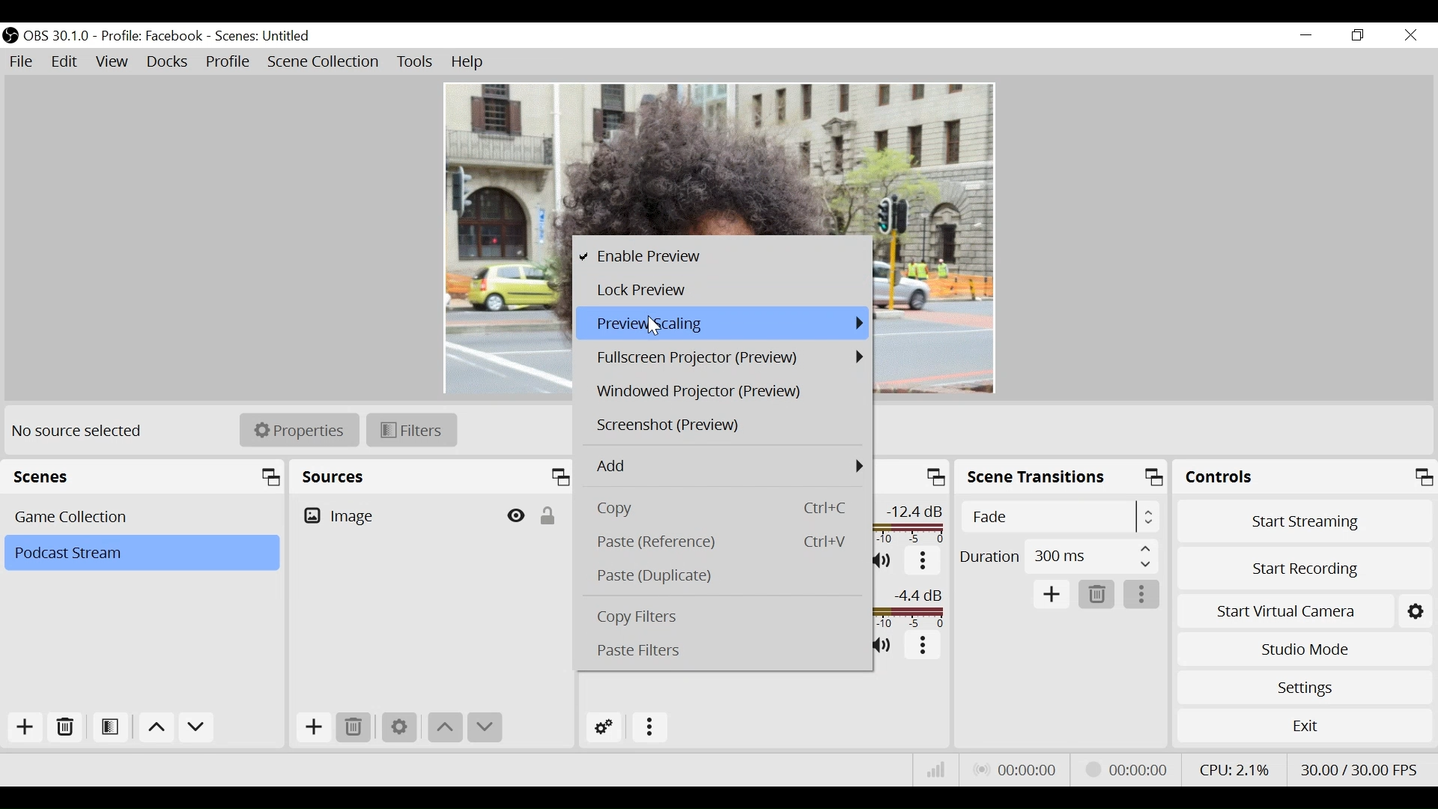 This screenshot has width=1438, height=809. What do you see at coordinates (169, 64) in the screenshot?
I see `Docks` at bounding box center [169, 64].